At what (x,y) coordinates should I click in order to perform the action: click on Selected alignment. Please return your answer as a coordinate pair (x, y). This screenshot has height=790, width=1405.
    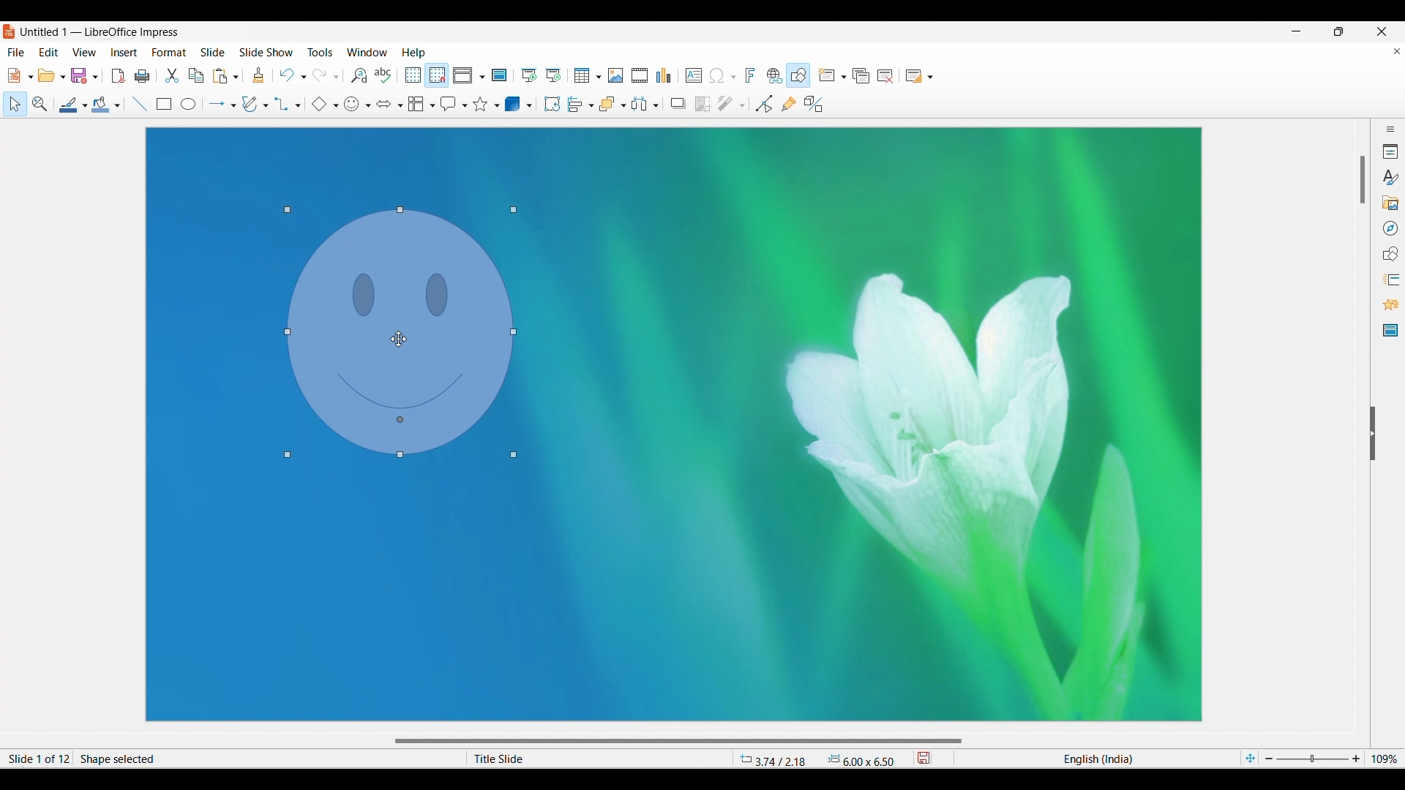
    Looking at the image, I should click on (576, 104).